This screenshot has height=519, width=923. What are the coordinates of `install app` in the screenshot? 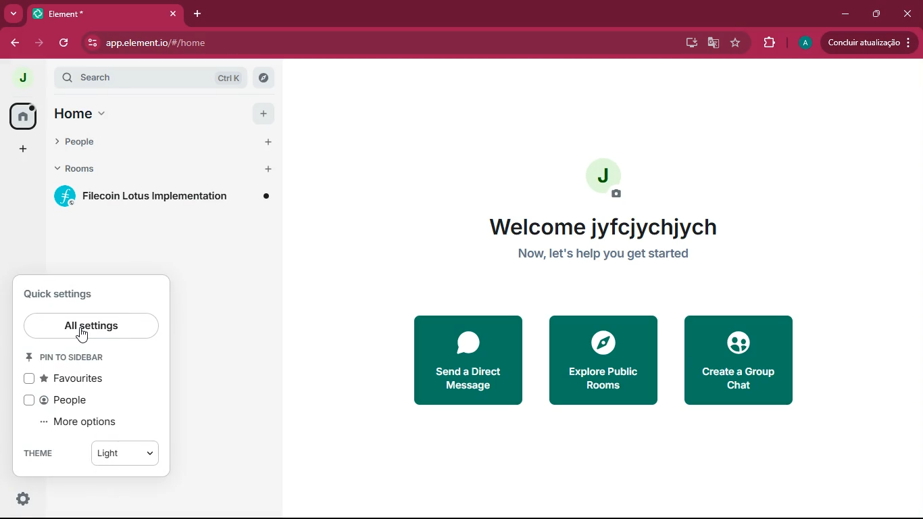 It's located at (687, 41).